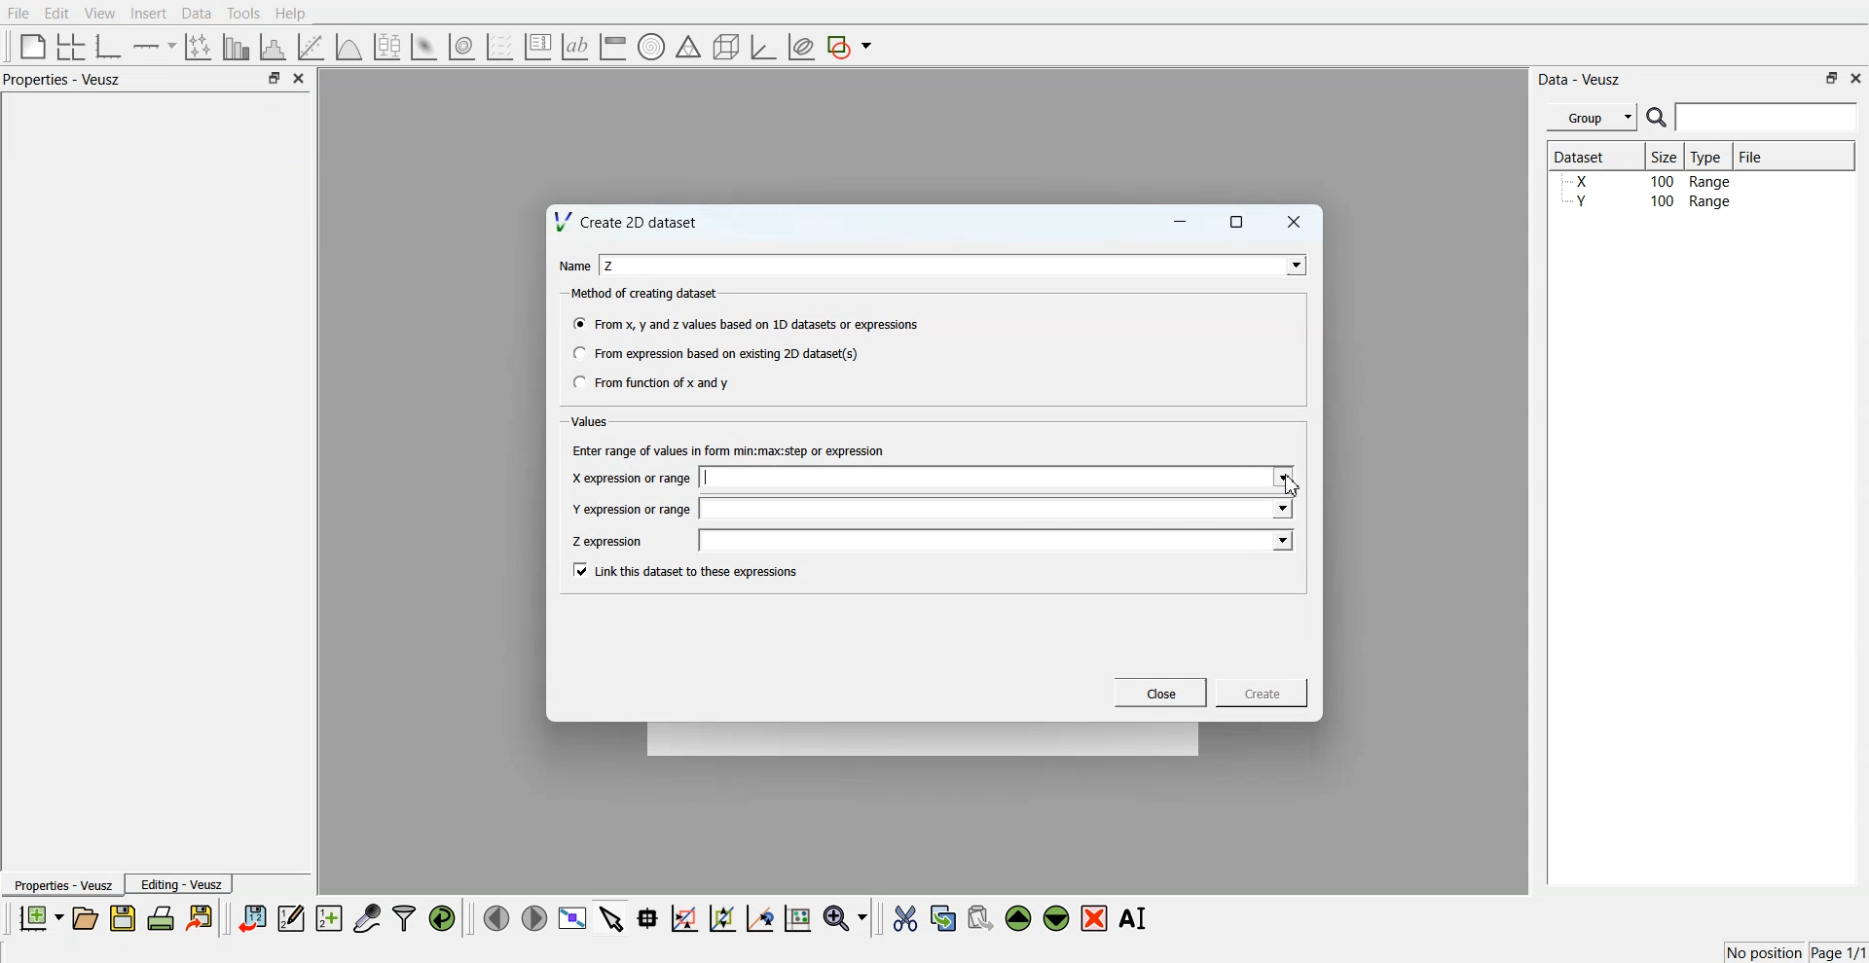  Describe the element at coordinates (274, 77) in the screenshot. I see `Maximize` at that location.